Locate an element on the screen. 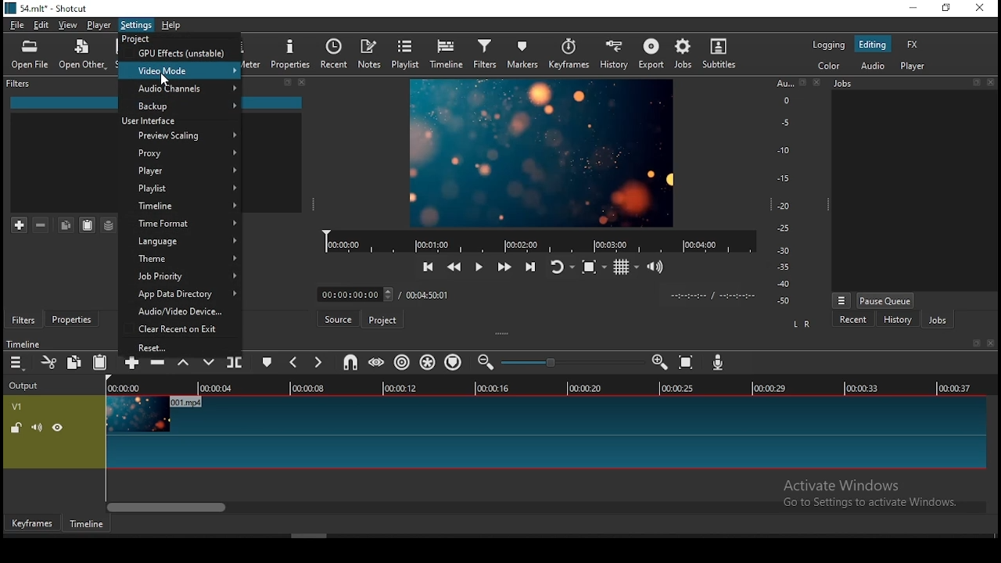 The width and height of the screenshot is (1001, 563). color is located at coordinates (828, 65).